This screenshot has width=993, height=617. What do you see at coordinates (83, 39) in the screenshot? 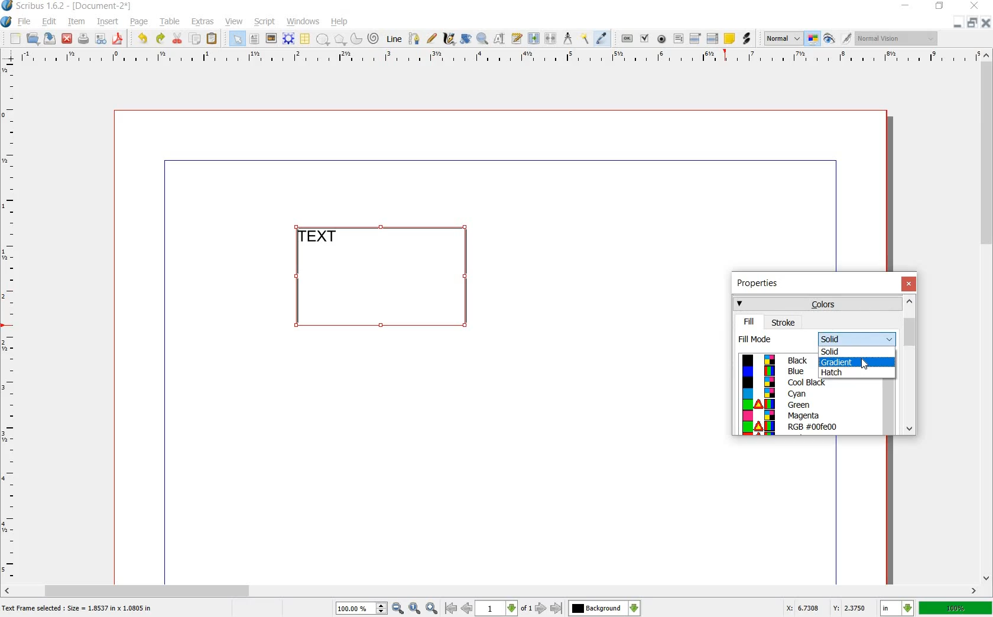
I see `print` at bounding box center [83, 39].